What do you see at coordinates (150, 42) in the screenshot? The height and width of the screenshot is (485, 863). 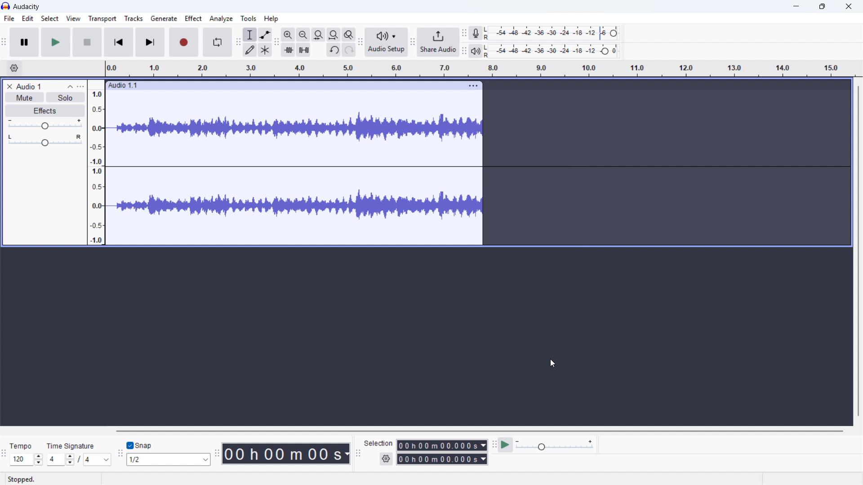 I see `Skip to last ` at bounding box center [150, 42].